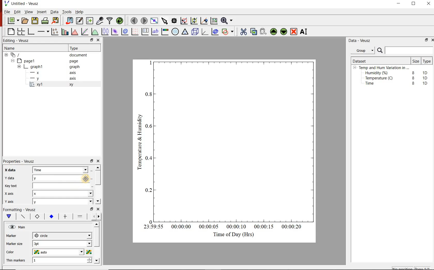 The image size is (434, 270). Describe the element at coordinates (227, 20) in the screenshot. I see `Zoom functions menu` at that location.